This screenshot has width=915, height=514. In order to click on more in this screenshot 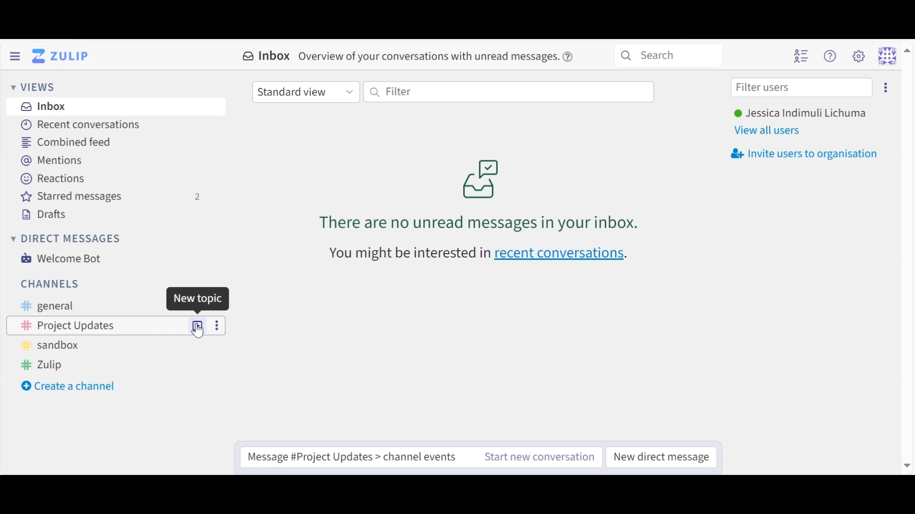, I will do `click(215, 325)`.